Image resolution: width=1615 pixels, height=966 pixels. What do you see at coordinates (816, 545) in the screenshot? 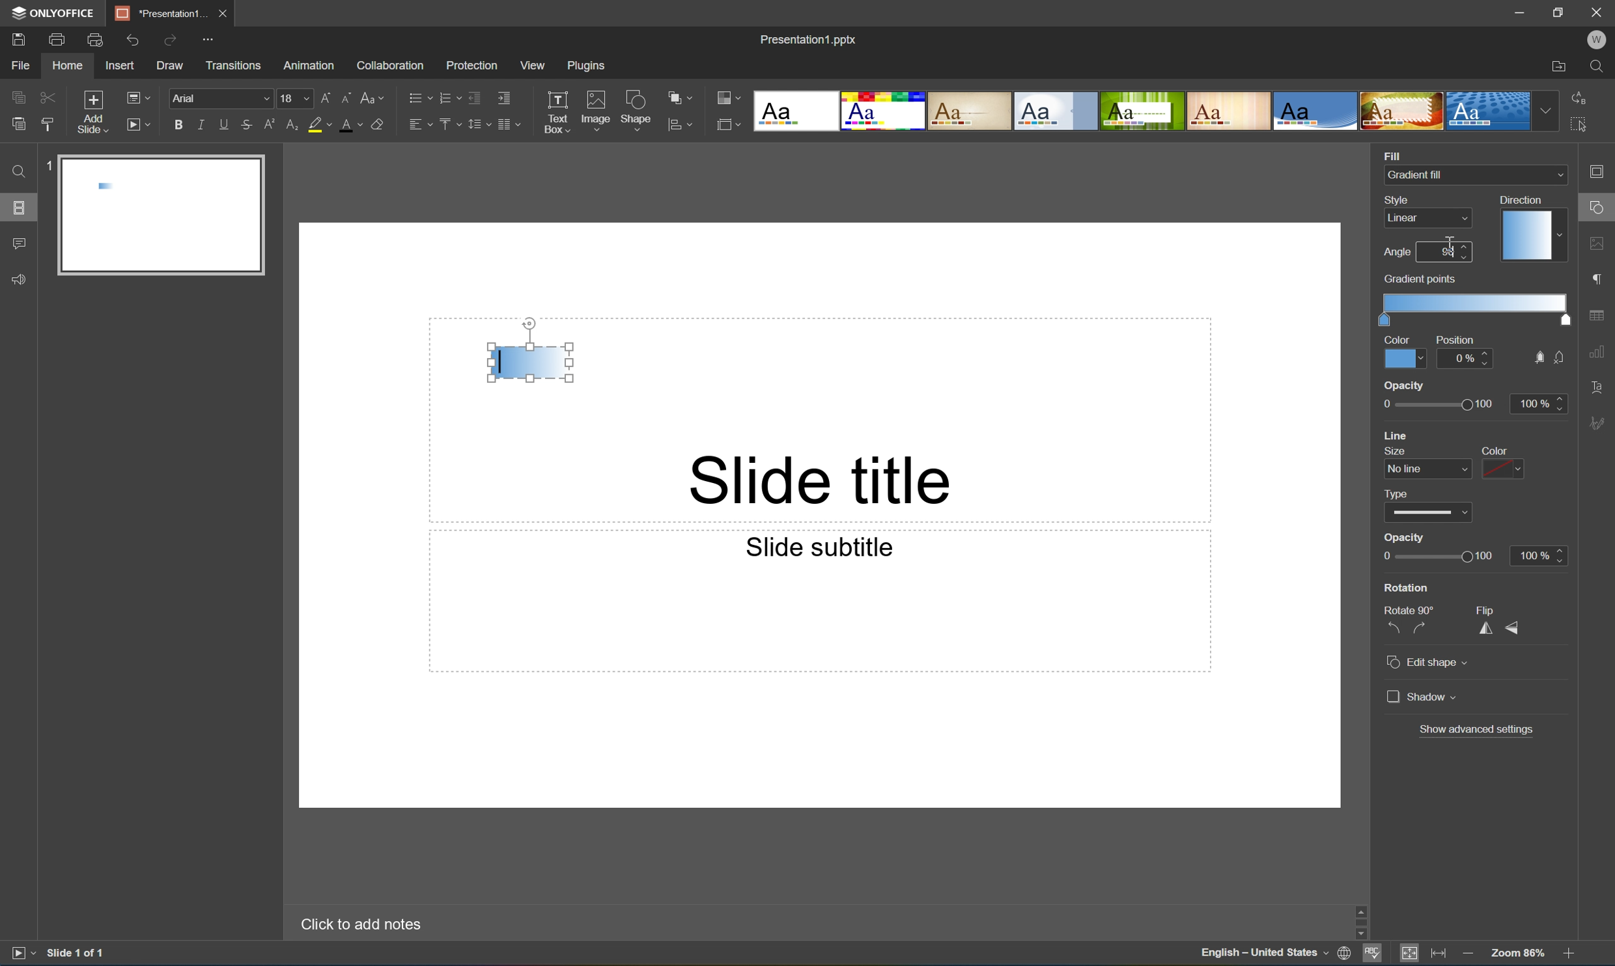
I see `Slide subtitle` at bounding box center [816, 545].